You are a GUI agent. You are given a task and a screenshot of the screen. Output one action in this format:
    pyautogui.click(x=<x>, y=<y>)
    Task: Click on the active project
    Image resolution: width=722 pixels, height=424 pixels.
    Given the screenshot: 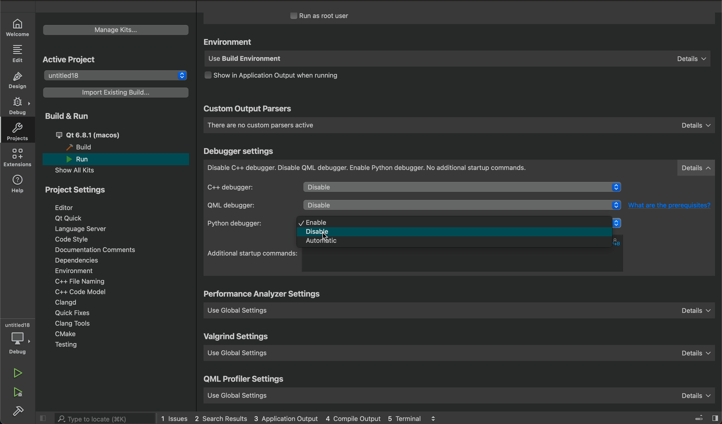 What is the action you would take?
    pyautogui.click(x=69, y=60)
    